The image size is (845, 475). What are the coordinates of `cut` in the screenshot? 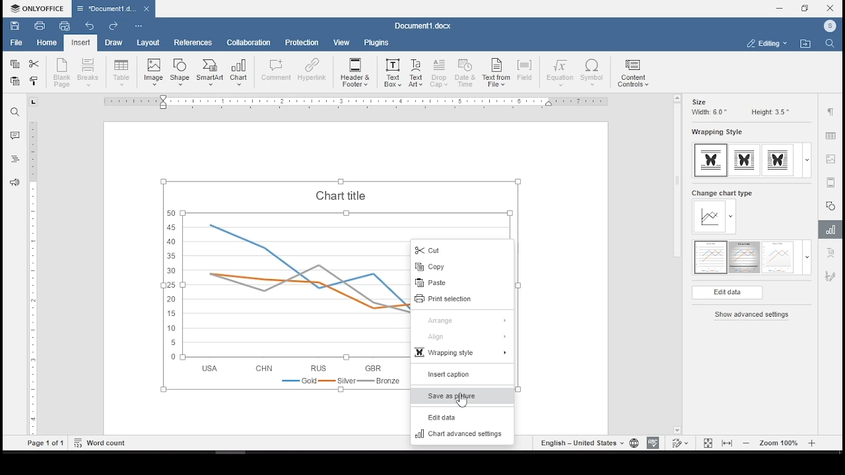 It's located at (463, 249).